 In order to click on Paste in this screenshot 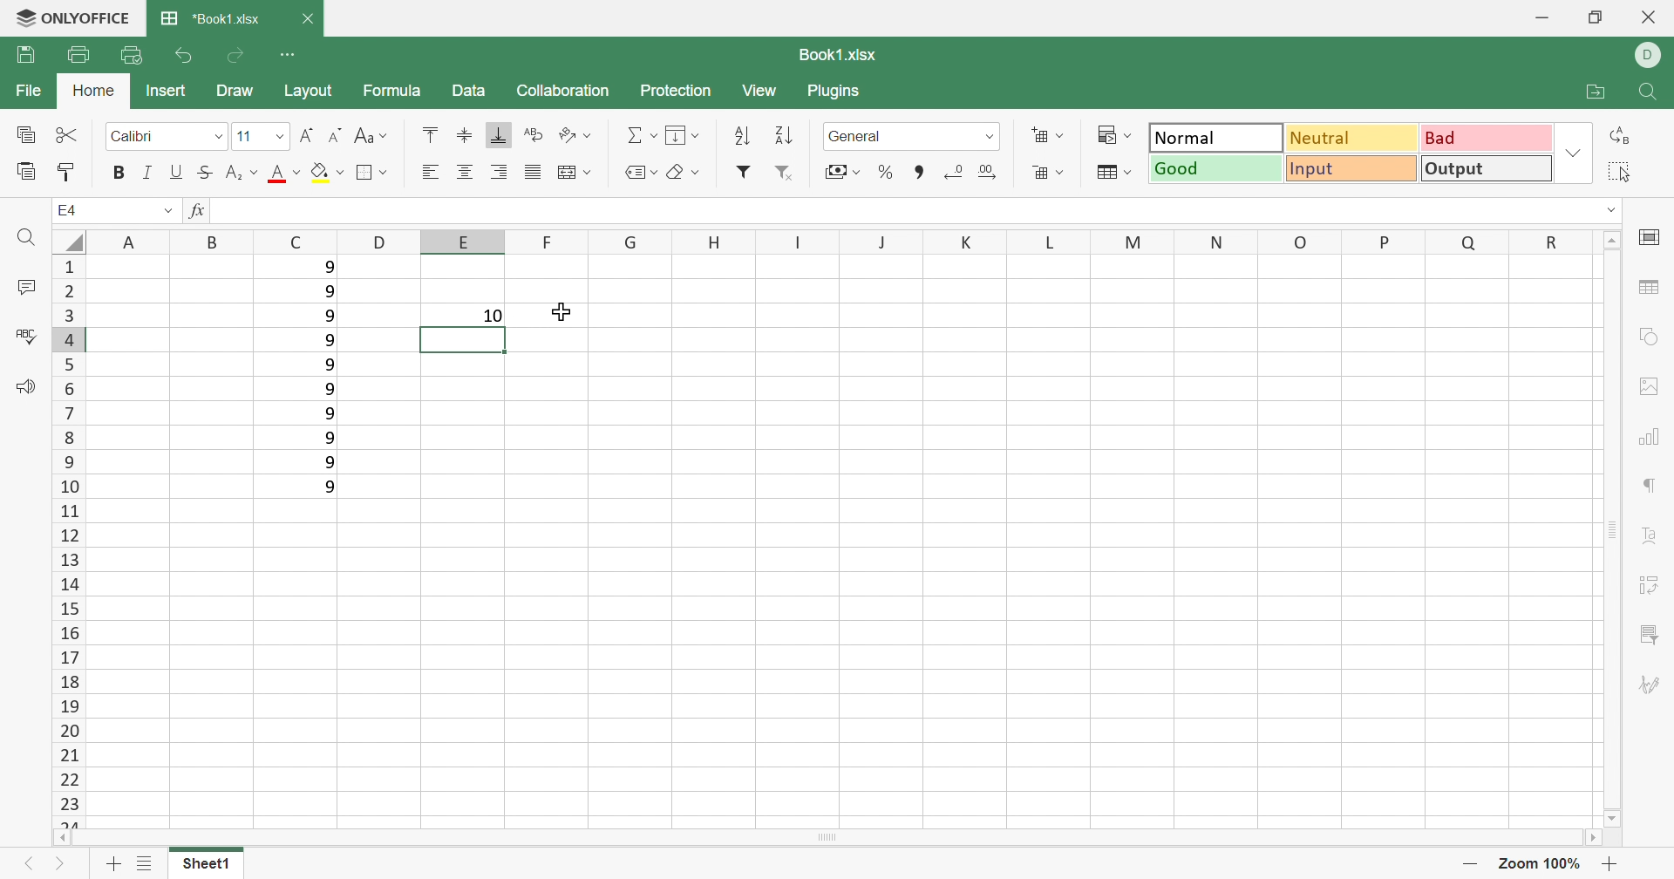, I will do `click(25, 172)`.